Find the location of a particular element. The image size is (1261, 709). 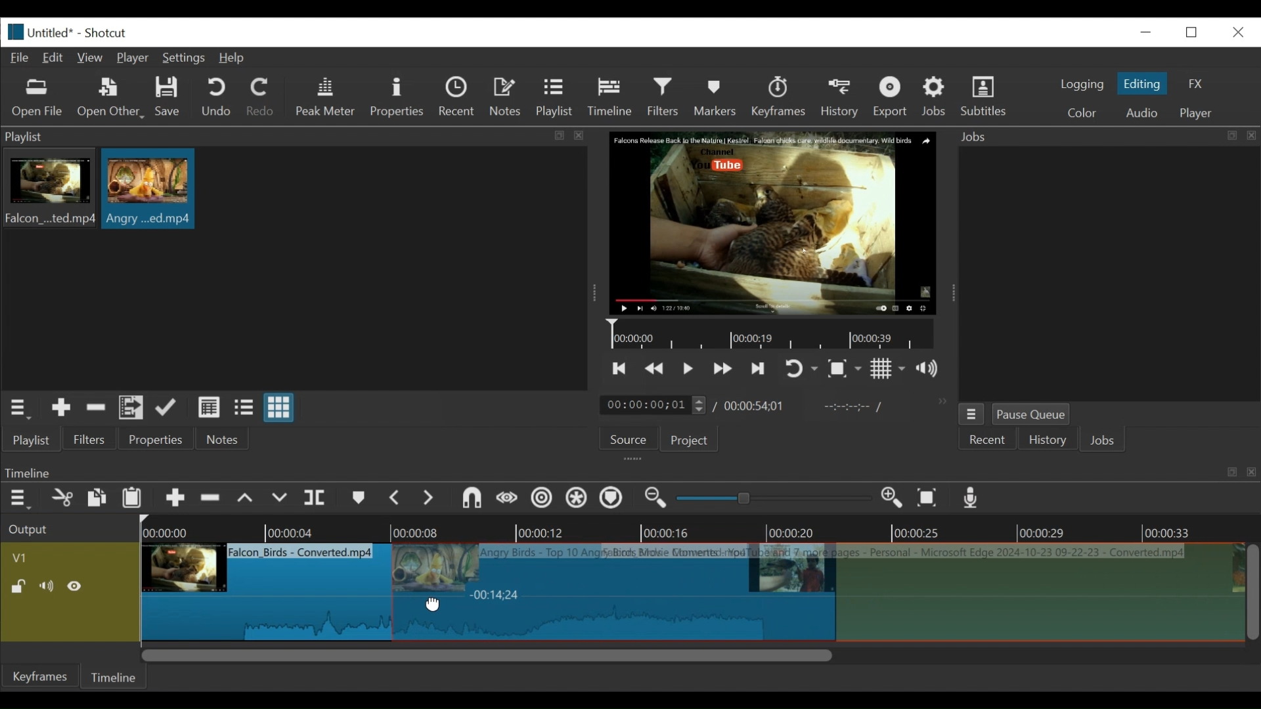

jobs panel is located at coordinates (1109, 273).